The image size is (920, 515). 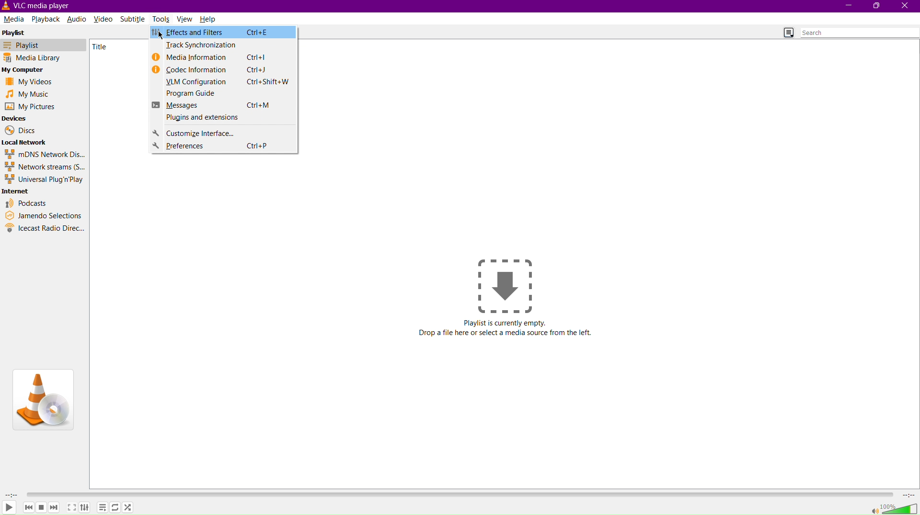 I want to click on Subtitle, so click(x=136, y=19).